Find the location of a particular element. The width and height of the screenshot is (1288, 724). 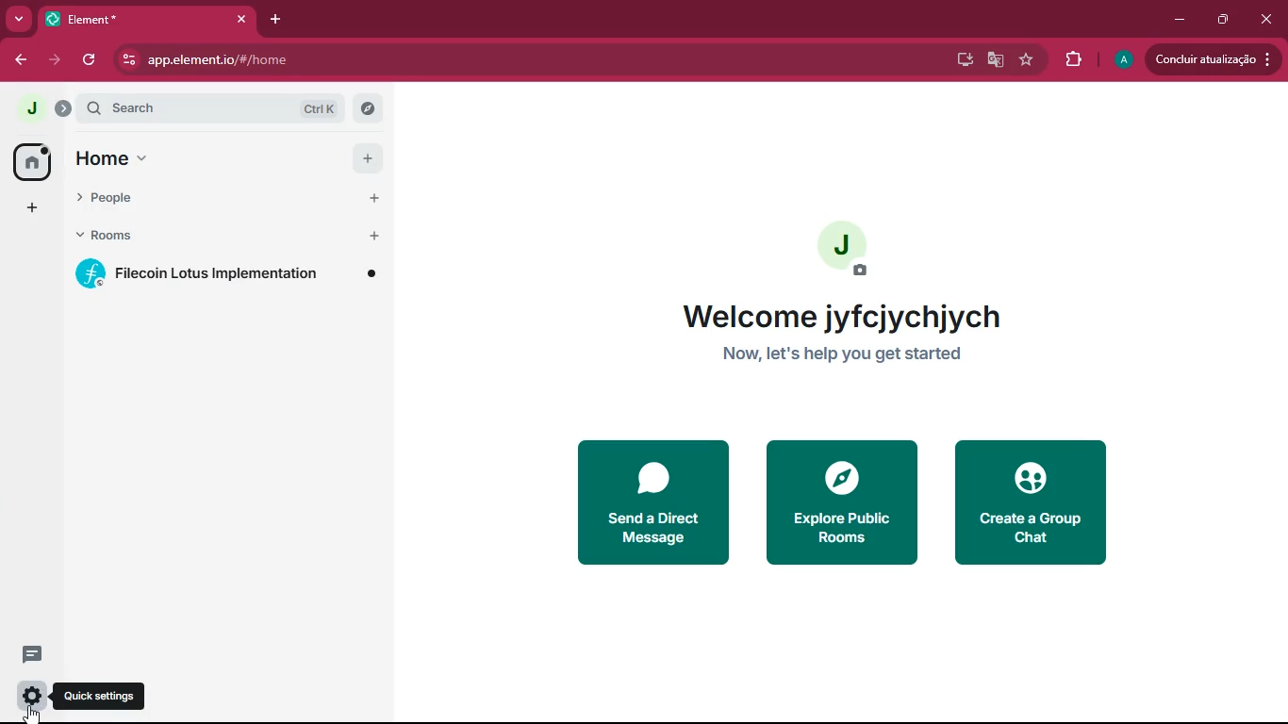

google translate is located at coordinates (996, 59).